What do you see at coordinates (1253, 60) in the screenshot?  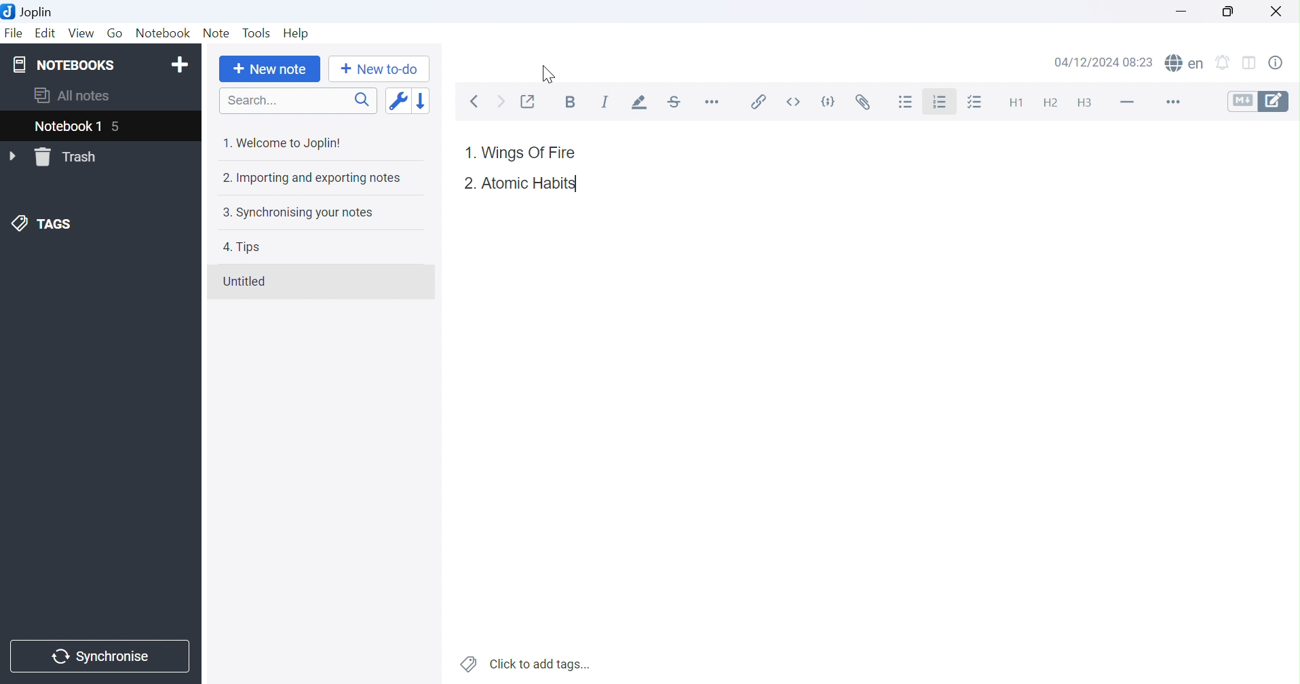 I see `Toggle editor layout` at bounding box center [1253, 60].